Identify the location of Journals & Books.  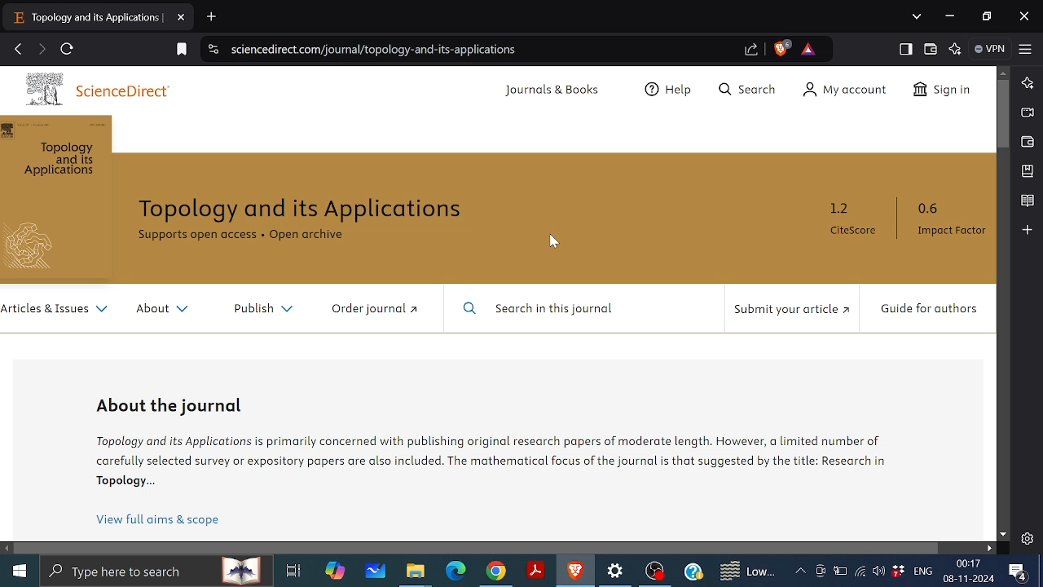
(555, 91).